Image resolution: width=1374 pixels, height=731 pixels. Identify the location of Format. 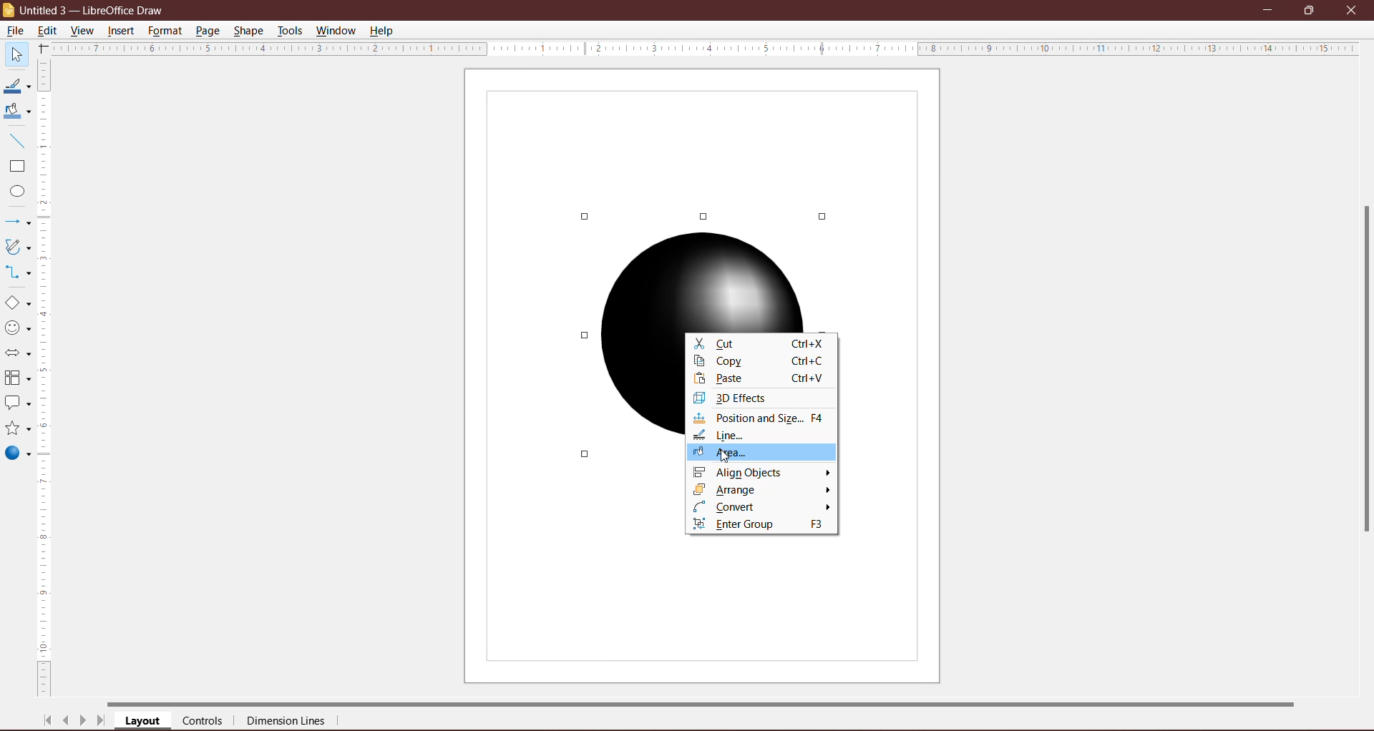
(165, 31).